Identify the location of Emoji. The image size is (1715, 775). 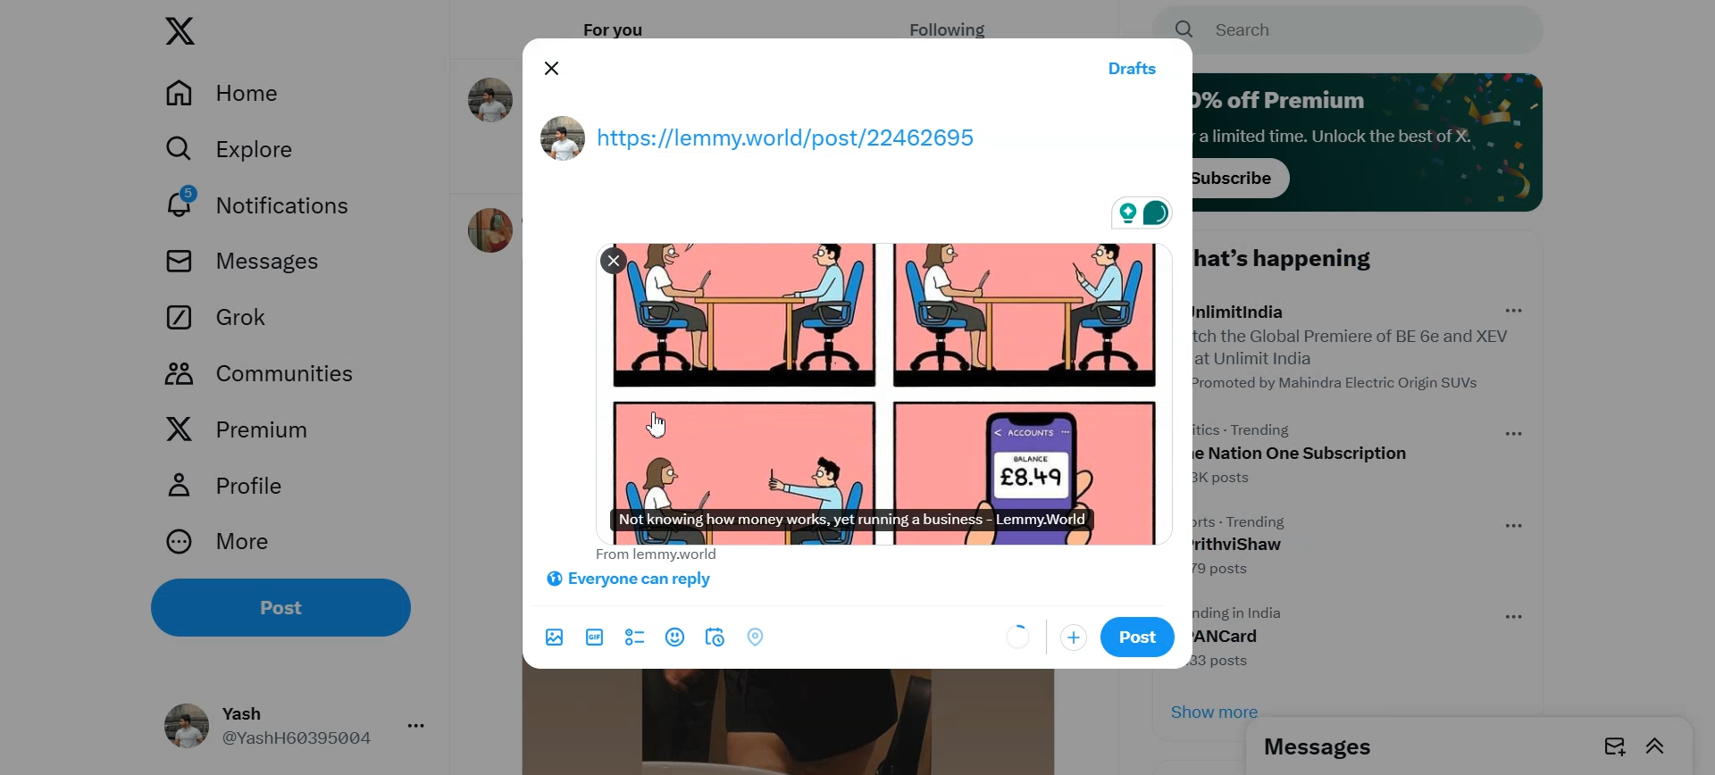
(673, 637).